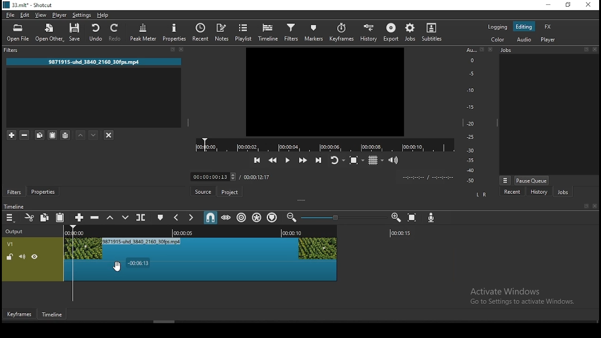 The height and width of the screenshot is (338, 601). Describe the element at coordinates (548, 27) in the screenshot. I see `fx` at that location.